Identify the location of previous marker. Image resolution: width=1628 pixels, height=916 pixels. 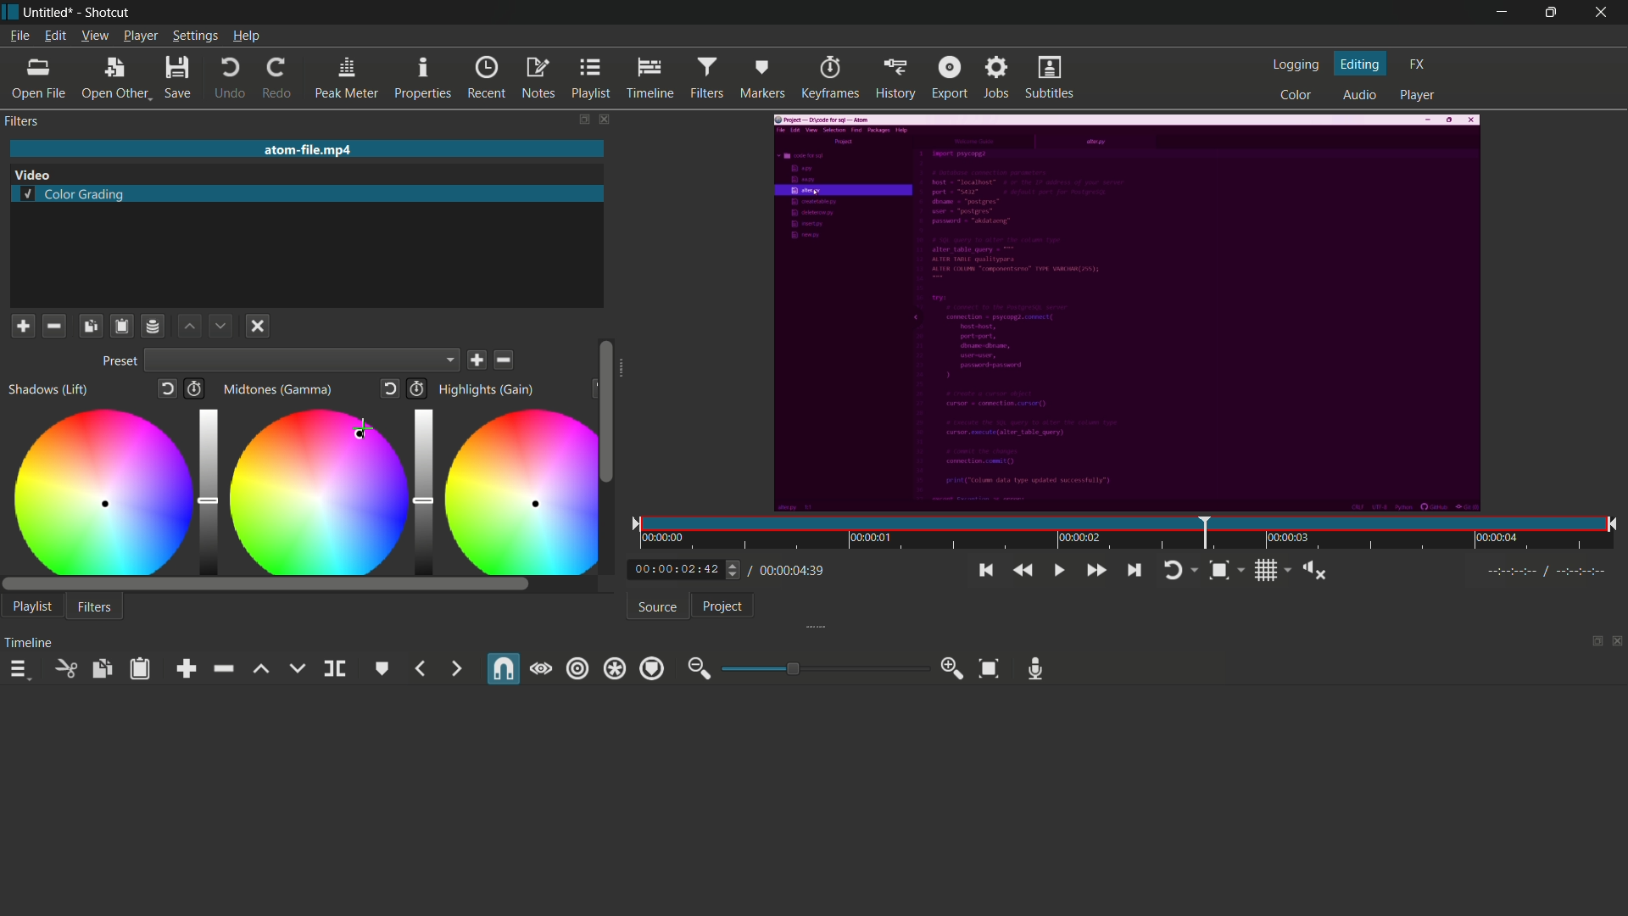
(421, 668).